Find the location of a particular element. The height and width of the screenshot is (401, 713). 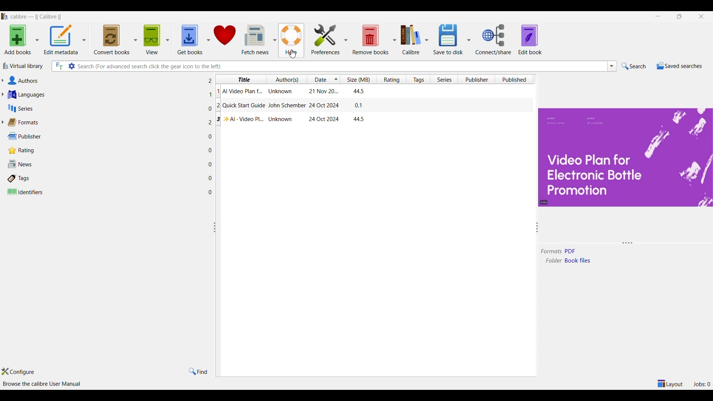

Help is located at coordinates (291, 40).